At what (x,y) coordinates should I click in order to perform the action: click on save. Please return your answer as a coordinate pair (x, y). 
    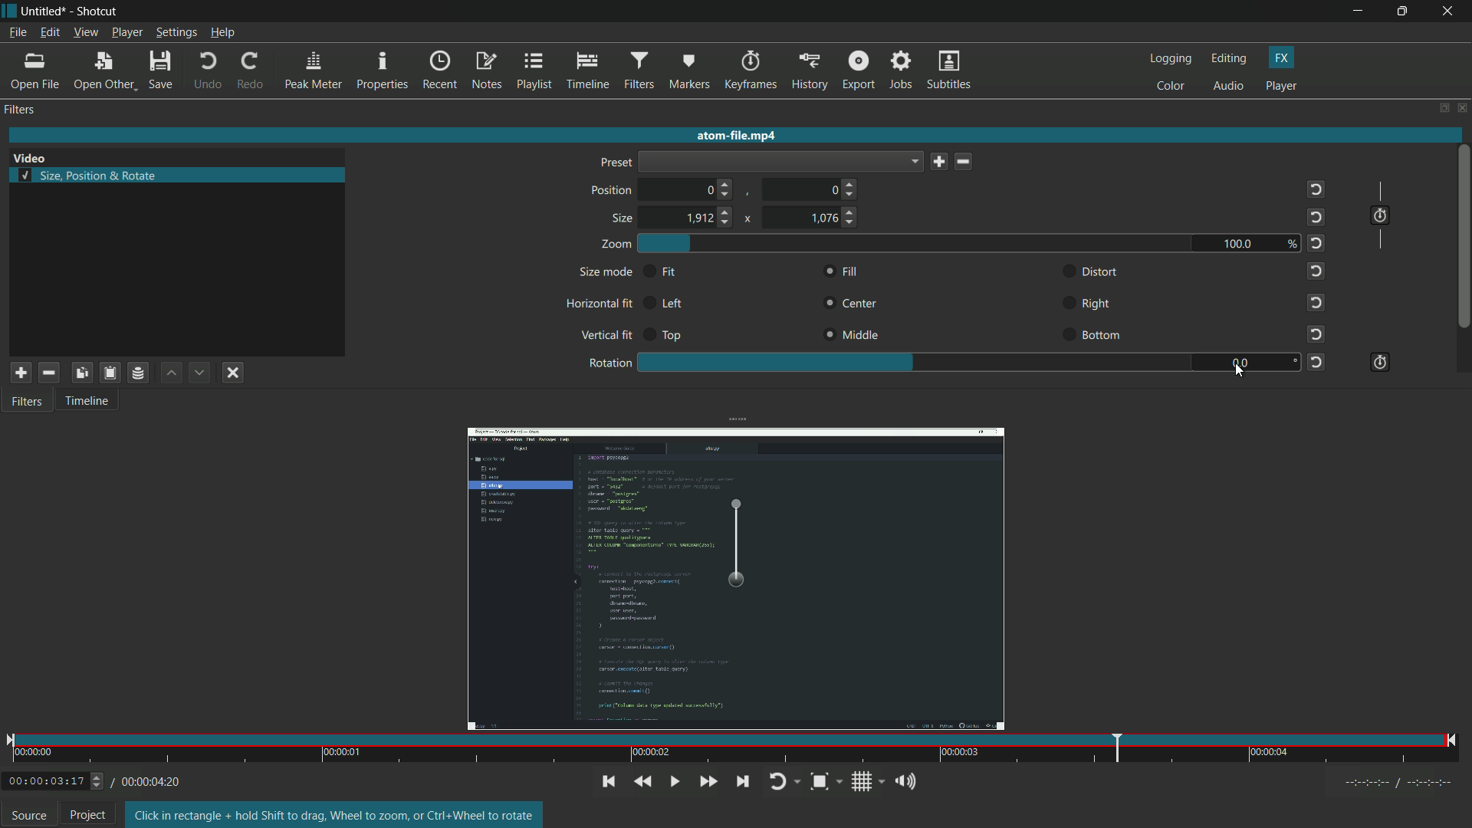
    Looking at the image, I should click on (939, 163).